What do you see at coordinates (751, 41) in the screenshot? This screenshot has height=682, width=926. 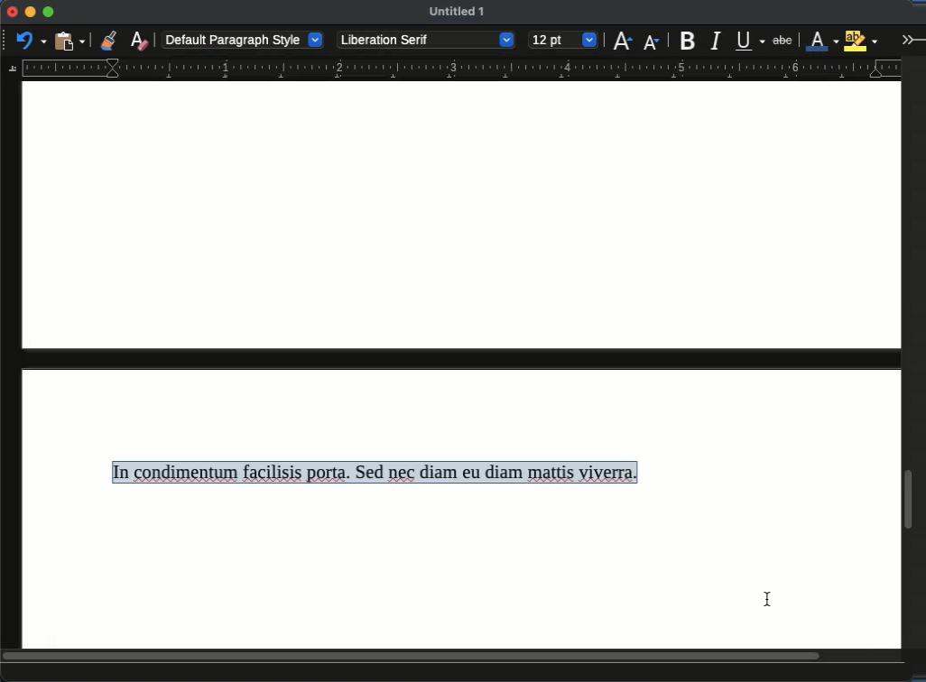 I see `underline ` at bounding box center [751, 41].